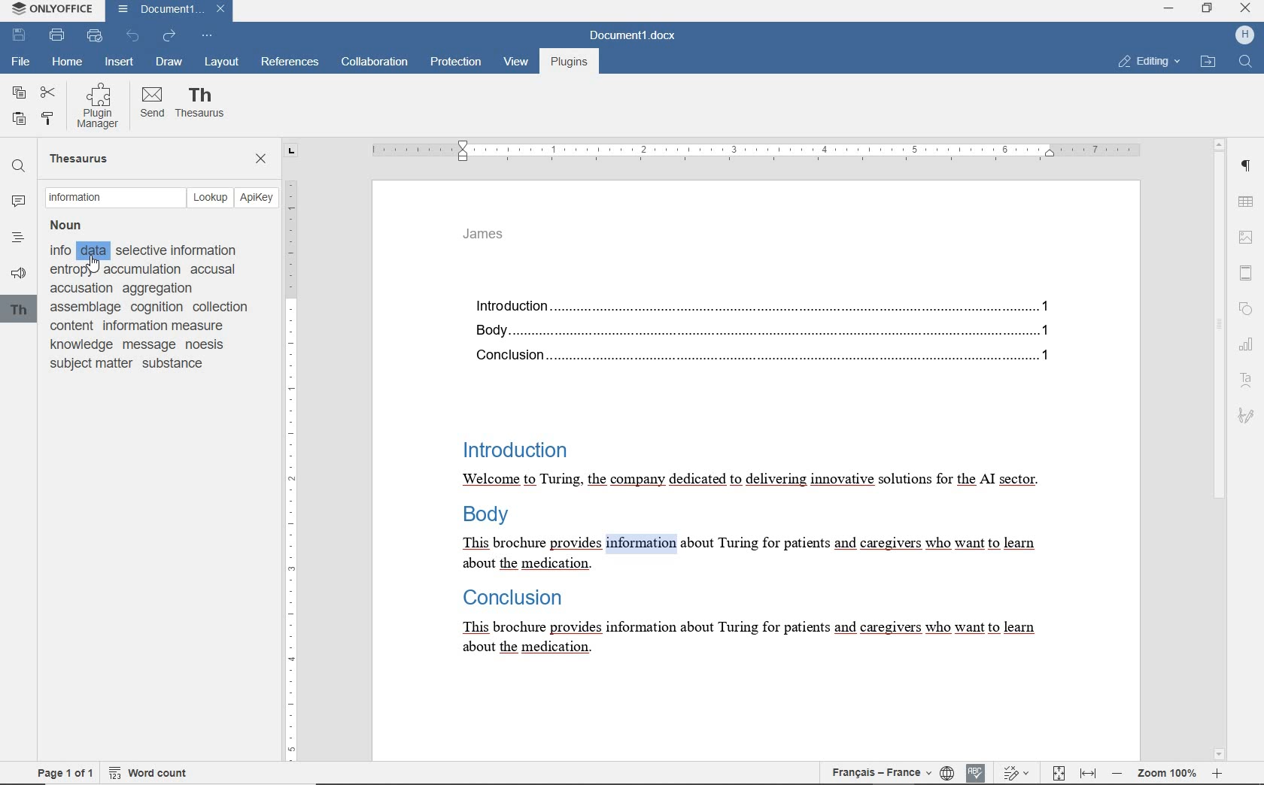 The image size is (1264, 785). Describe the element at coordinates (17, 202) in the screenshot. I see `COMMENTS` at that location.